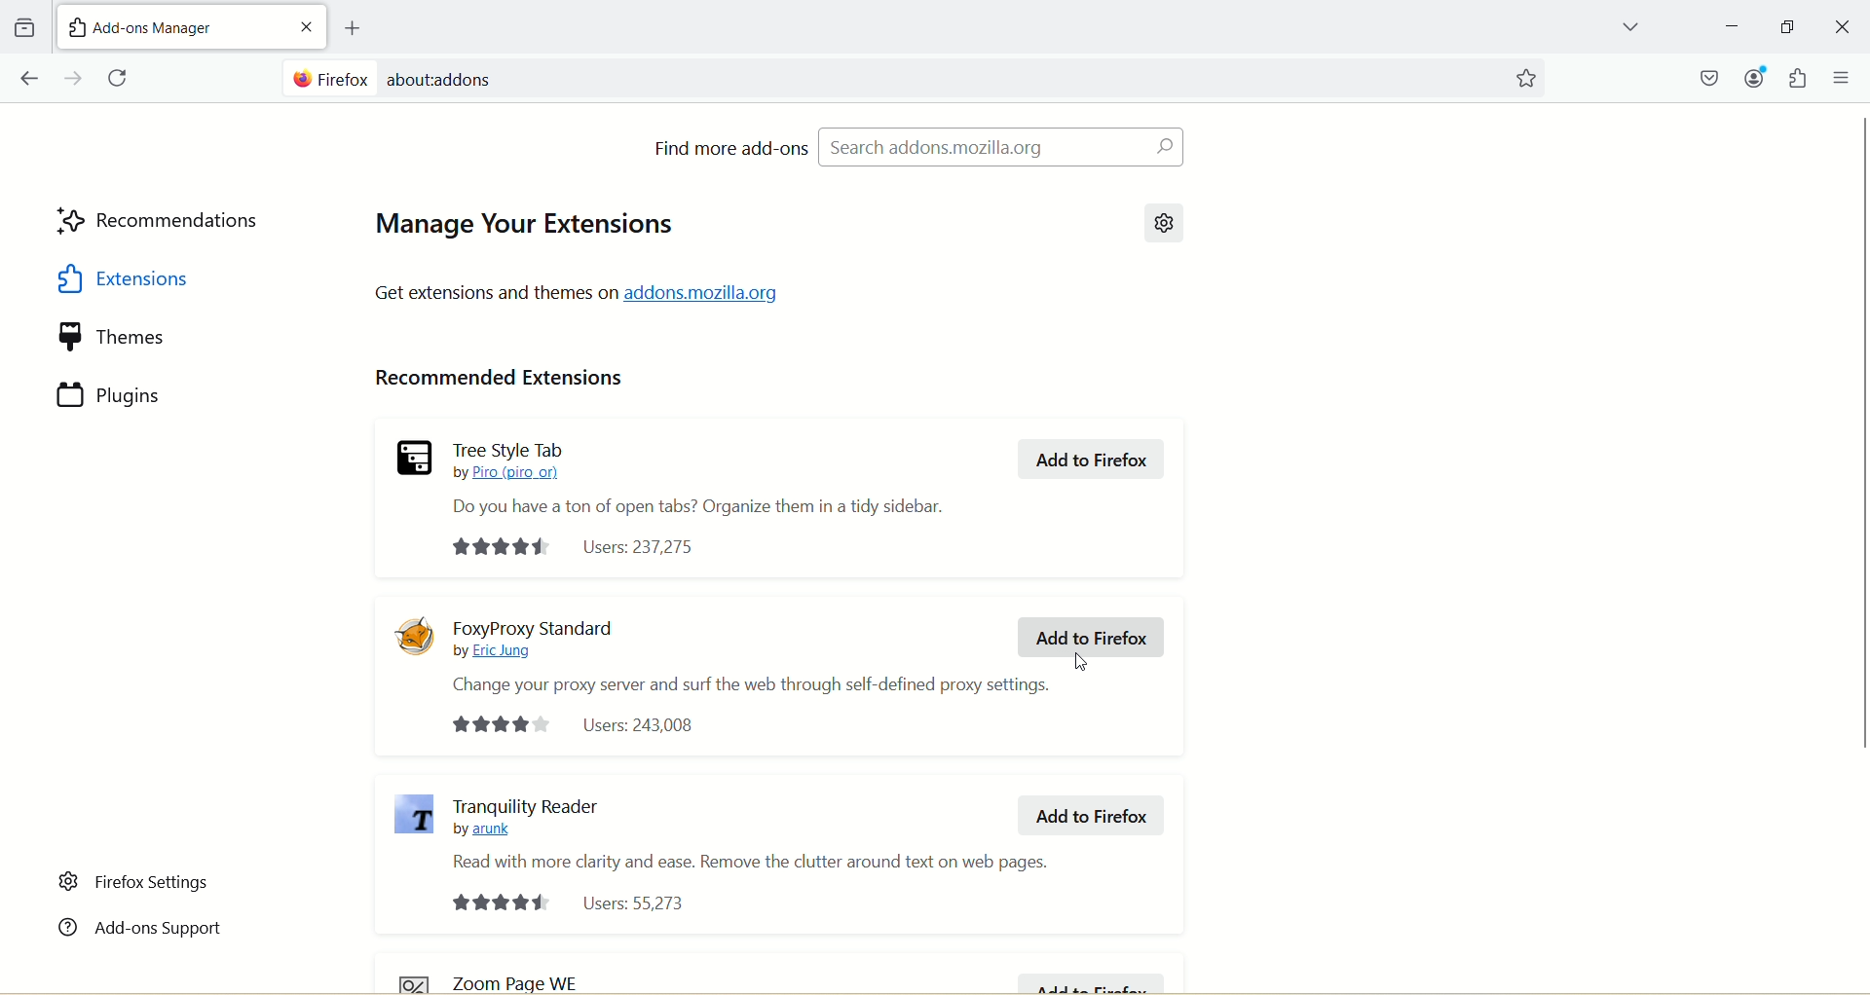  What do you see at coordinates (307, 26) in the screenshot?
I see `Close` at bounding box center [307, 26].